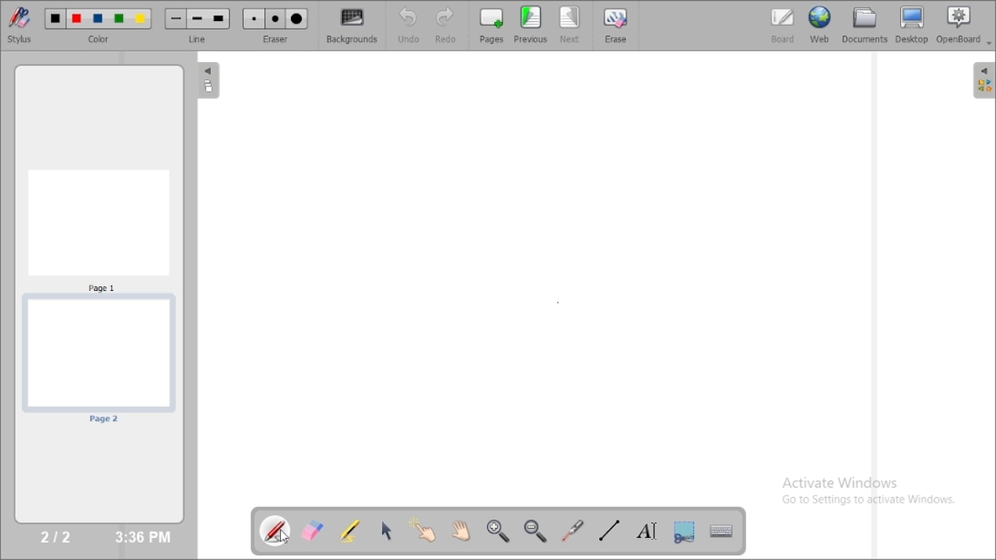 The image size is (996, 560). Describe the element at coordinates (531, 24) in the screenshot. I see `previous` at that location.